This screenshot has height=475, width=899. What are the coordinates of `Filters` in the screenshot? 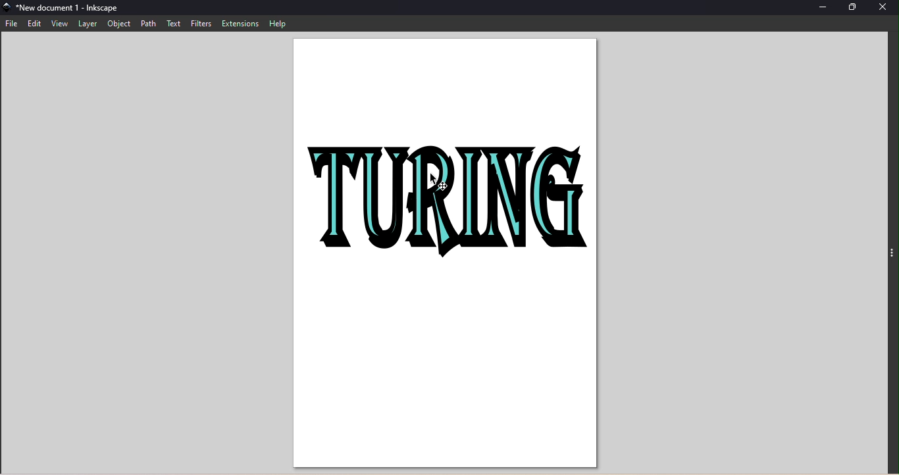 It's located at (199, 24).